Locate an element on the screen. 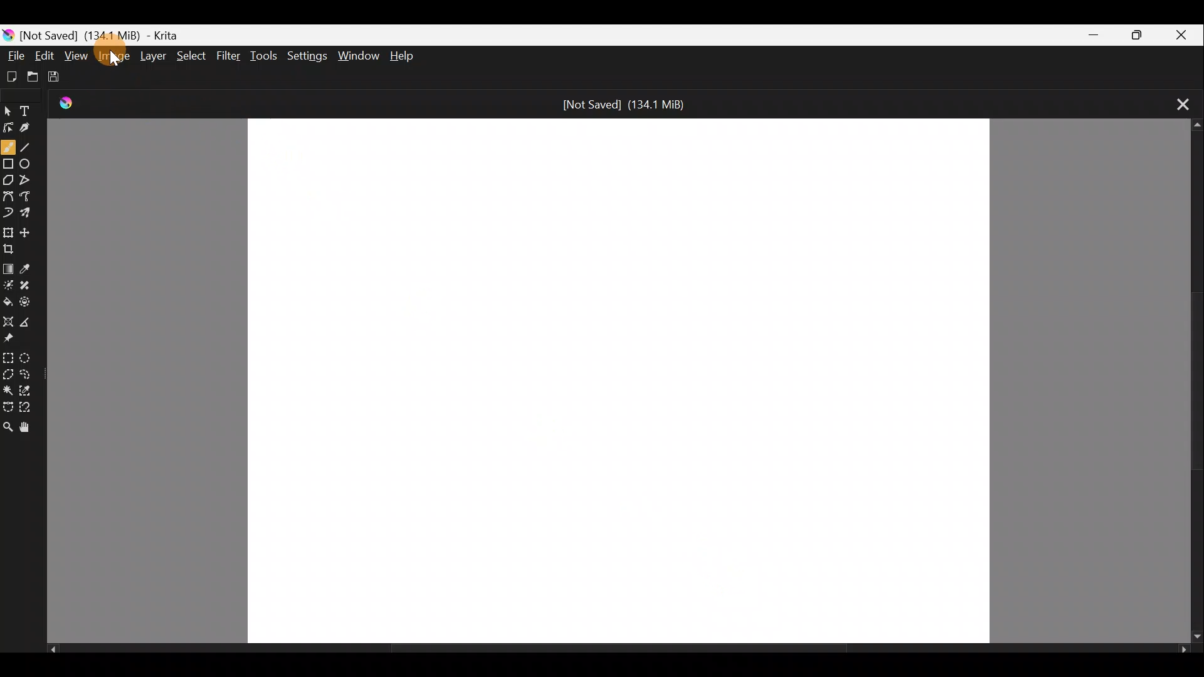 Image resolution: width=1204 pixels, height=677 pixels. Move a layer is located at coordinates (30, 231).